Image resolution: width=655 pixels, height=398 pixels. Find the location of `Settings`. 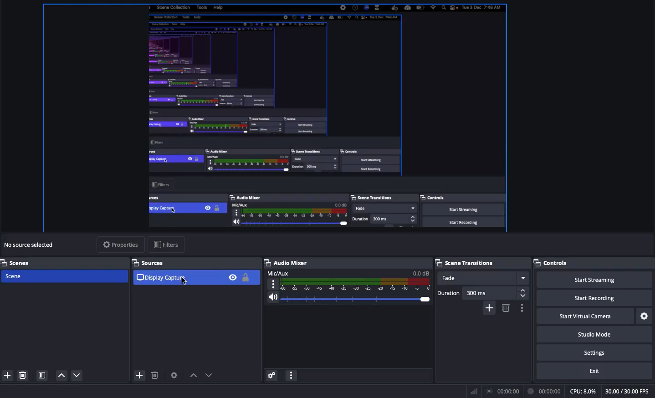

Settings is located at coordinates (594, 352).